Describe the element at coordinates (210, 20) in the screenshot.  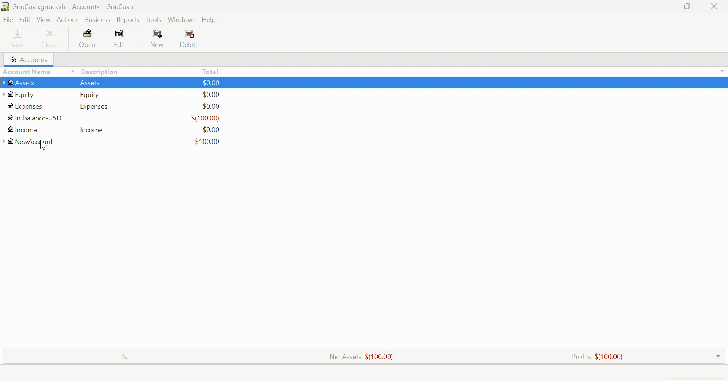
I see `Help` at that location.